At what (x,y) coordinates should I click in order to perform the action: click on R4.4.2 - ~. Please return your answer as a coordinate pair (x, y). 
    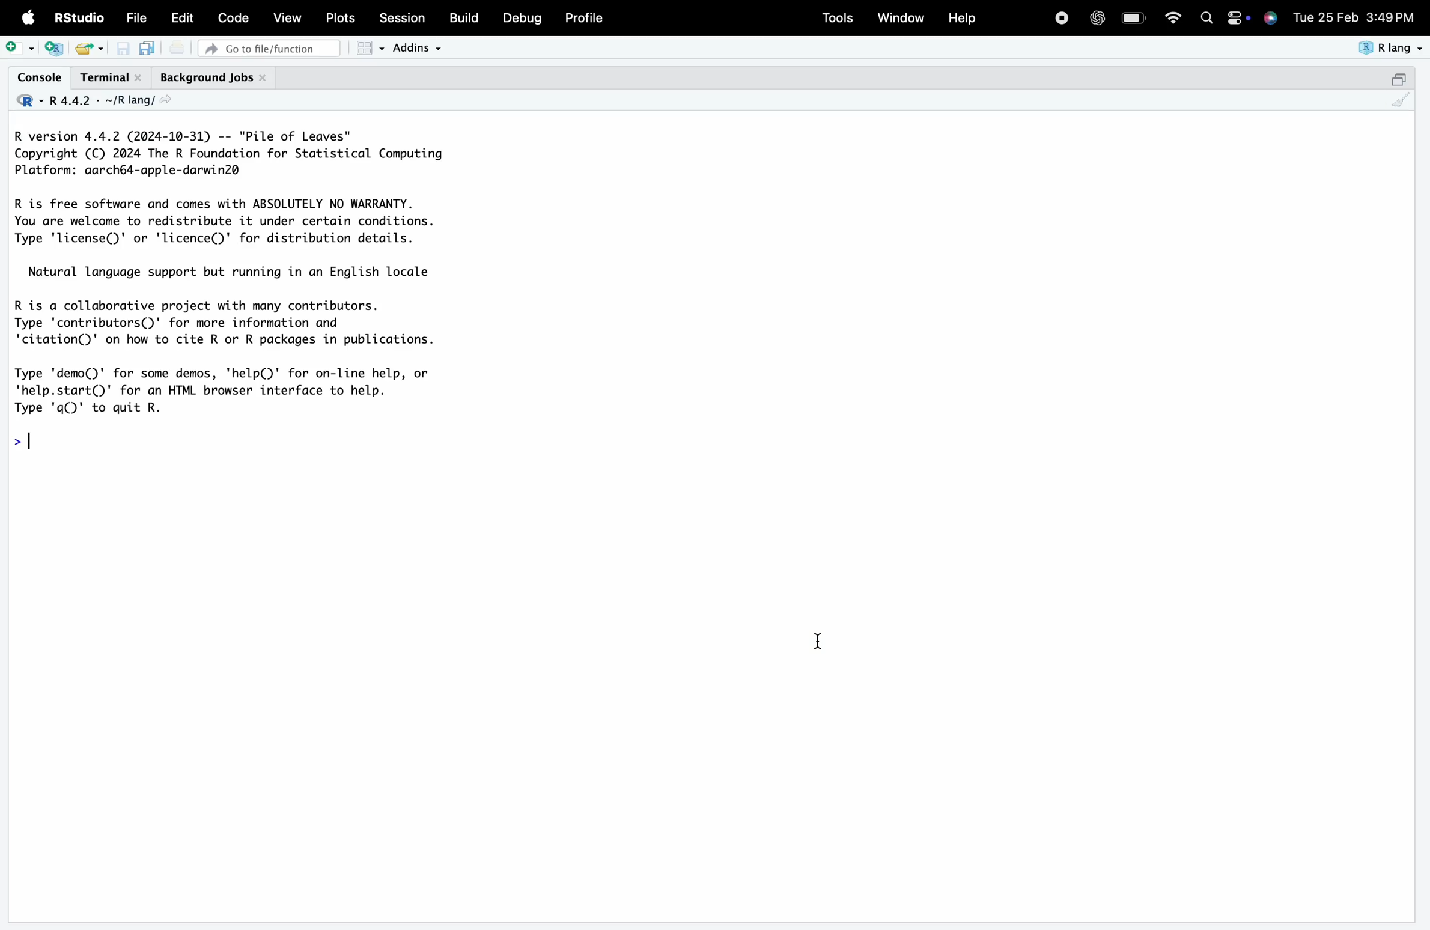
    Looking at the image, I should click on (80, 101).